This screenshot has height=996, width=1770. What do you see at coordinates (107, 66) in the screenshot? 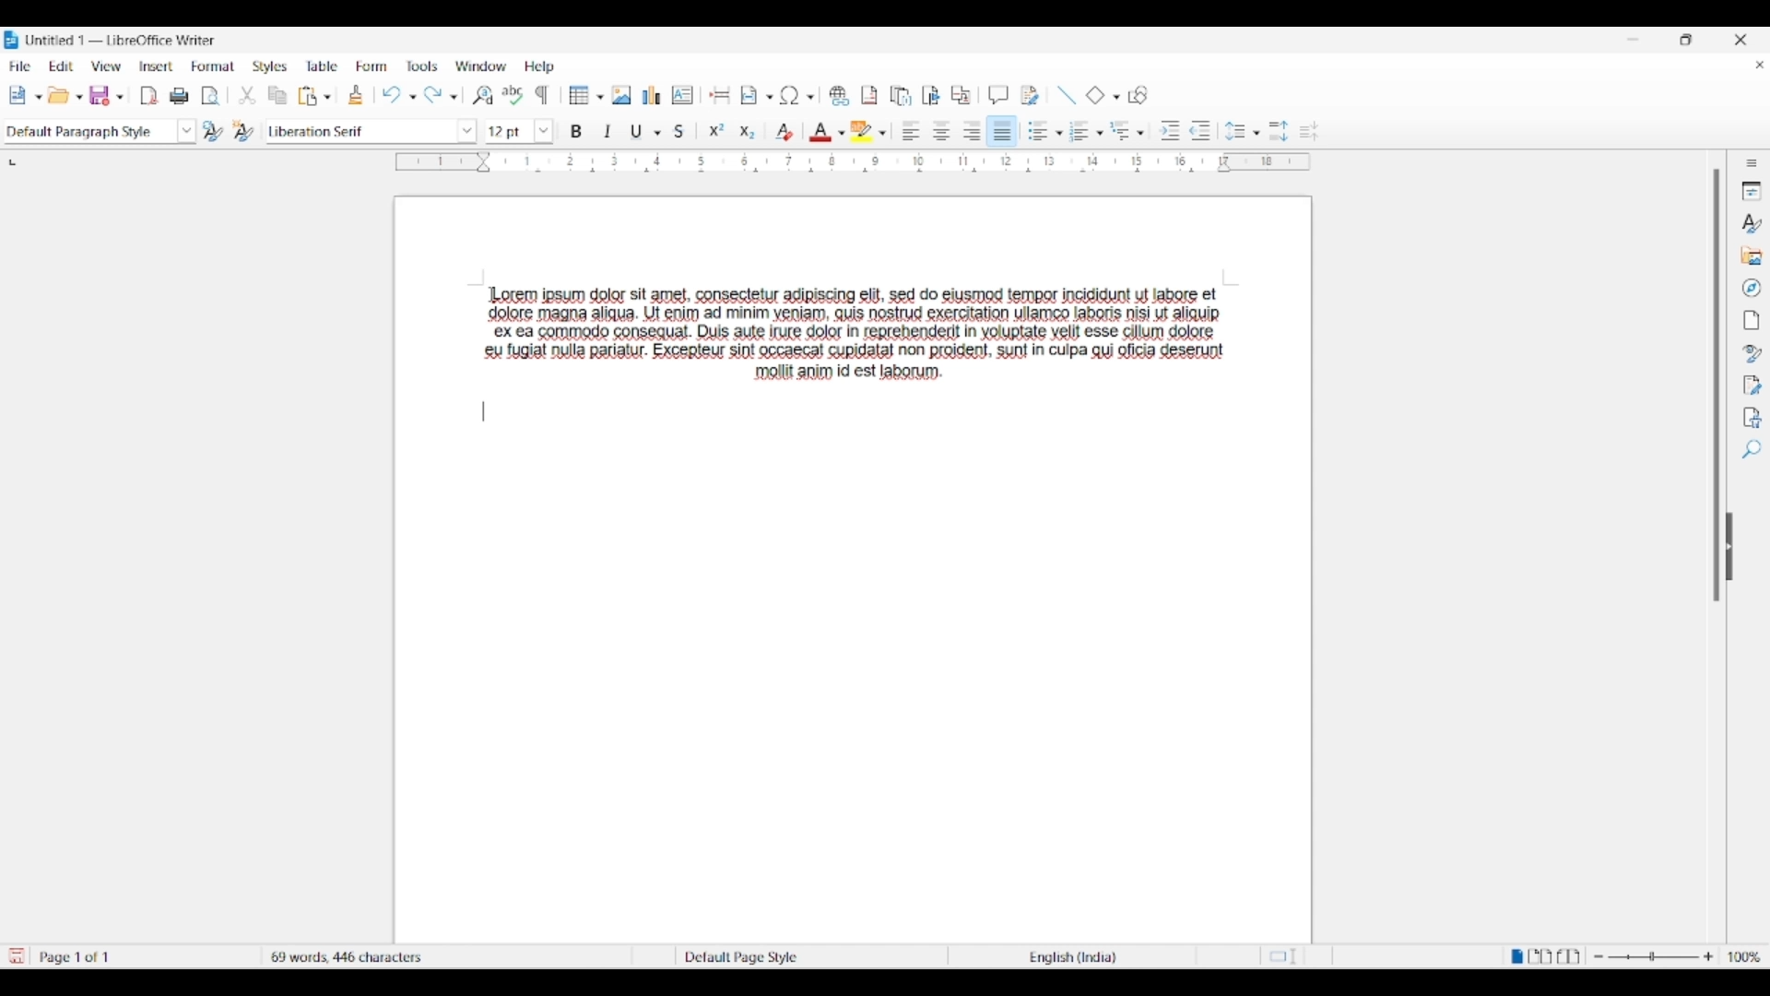
I see `View` at bounding box center [107, 66].